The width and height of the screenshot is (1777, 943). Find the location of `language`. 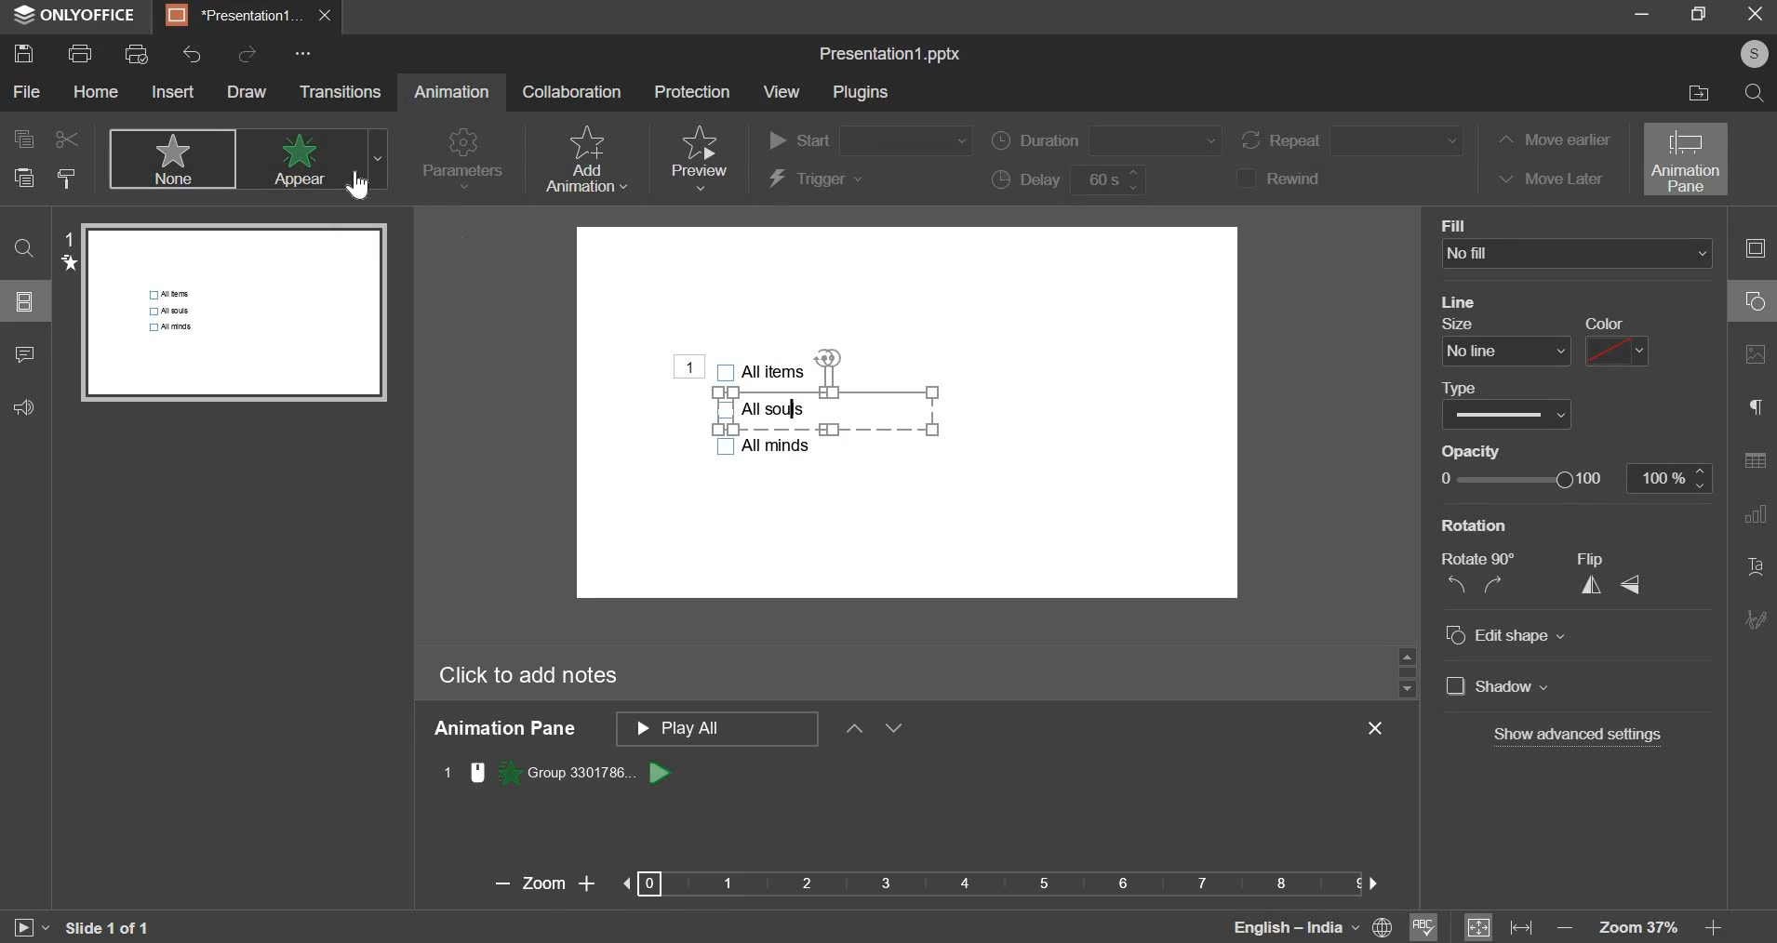

language is located at coordinates (1274, 925).